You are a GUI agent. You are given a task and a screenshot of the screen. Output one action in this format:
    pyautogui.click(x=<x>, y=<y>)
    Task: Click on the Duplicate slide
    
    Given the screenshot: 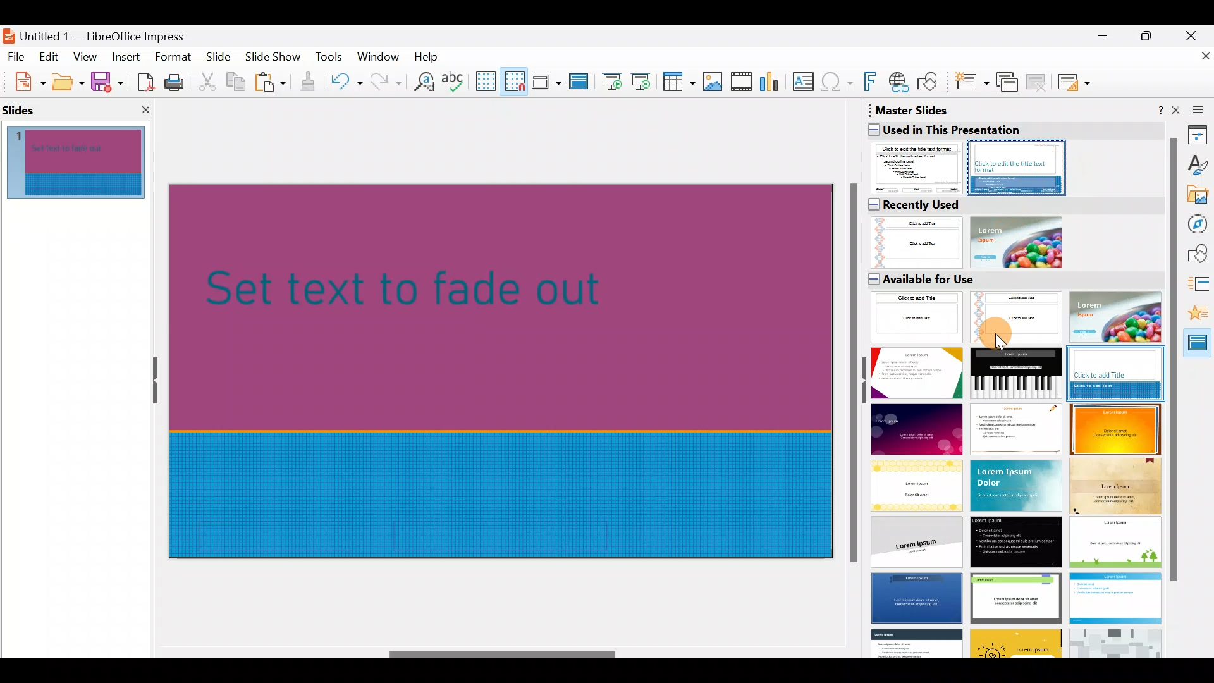 What is the action you would take?
    pyautogui.click(x=1009, y=83)
    